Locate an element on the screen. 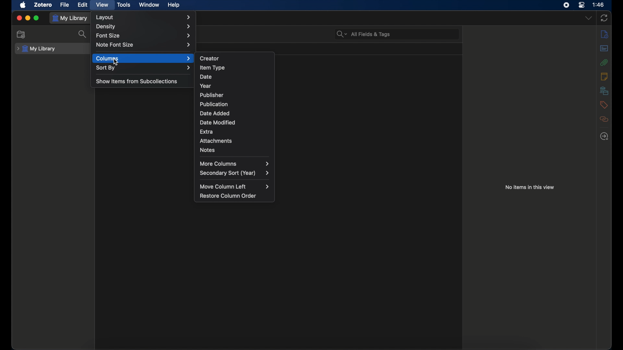 Image resolution: width=623 pixels, height=350 pixels. move column left is located at coordinates (235, 187).